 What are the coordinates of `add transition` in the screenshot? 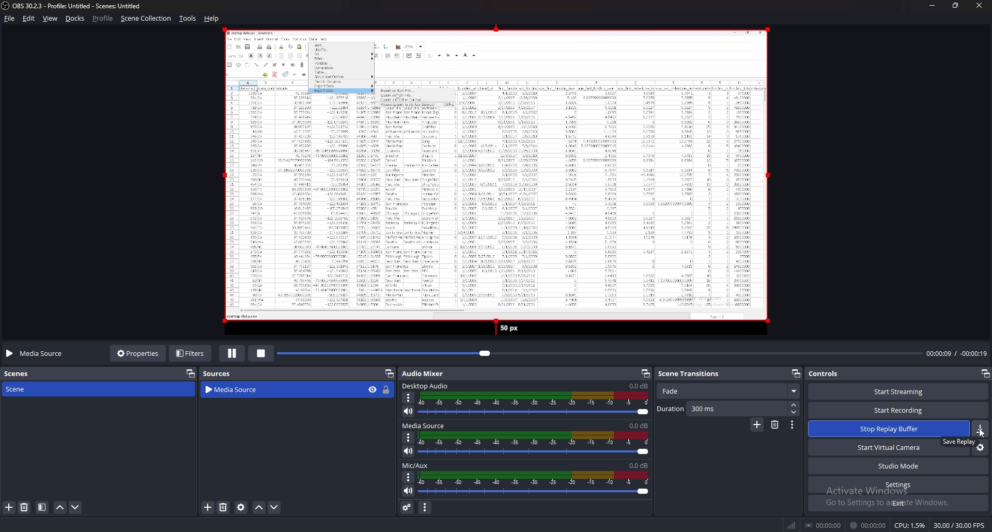 It's located at (757, 425).